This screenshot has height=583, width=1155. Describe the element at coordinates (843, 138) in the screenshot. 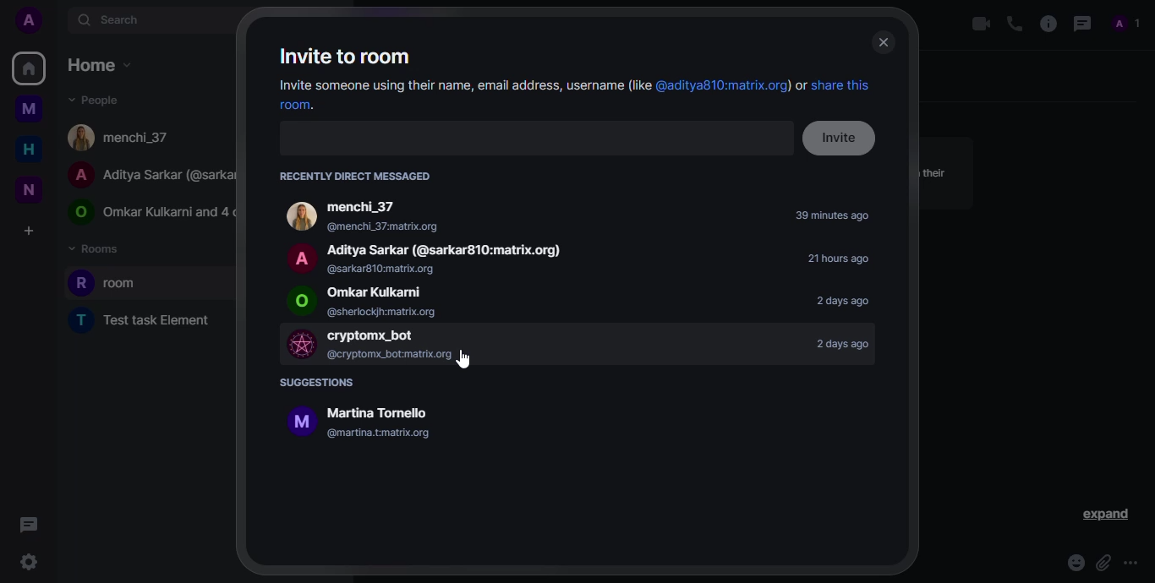

I see `invite` at that location.